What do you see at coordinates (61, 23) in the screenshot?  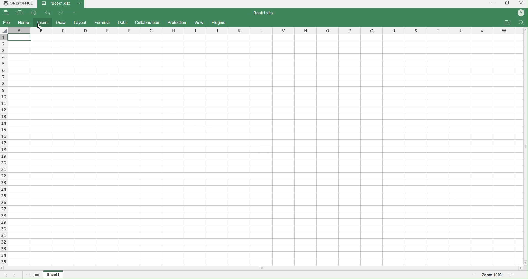 I see `draw` at bounding box center [61, 23].